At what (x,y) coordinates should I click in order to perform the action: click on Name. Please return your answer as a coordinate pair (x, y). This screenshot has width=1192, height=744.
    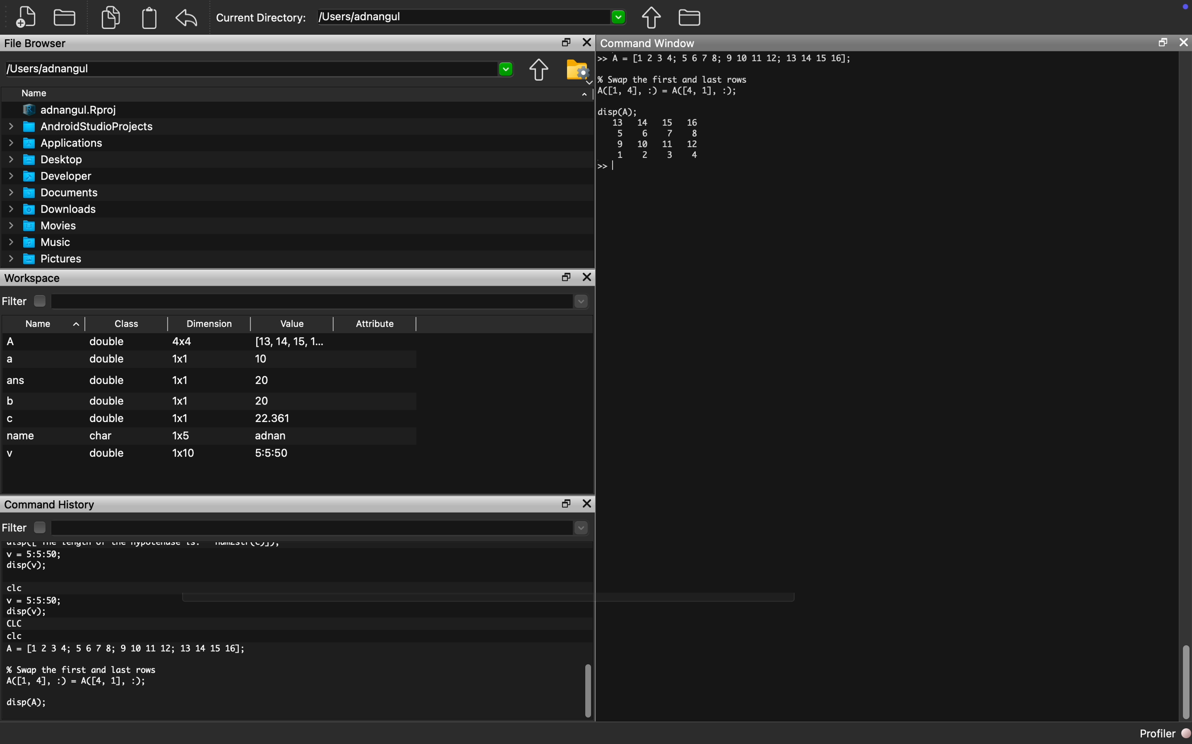
    Looking at the image, I should click on (36, 93).